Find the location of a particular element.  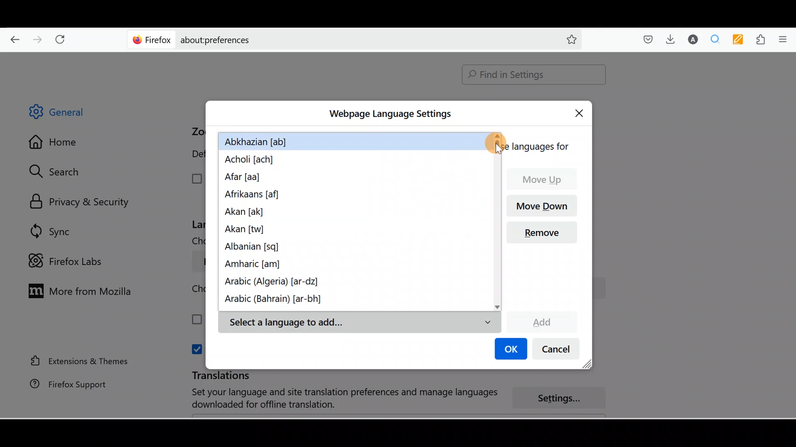

Close is located at coordinates (581, 112).